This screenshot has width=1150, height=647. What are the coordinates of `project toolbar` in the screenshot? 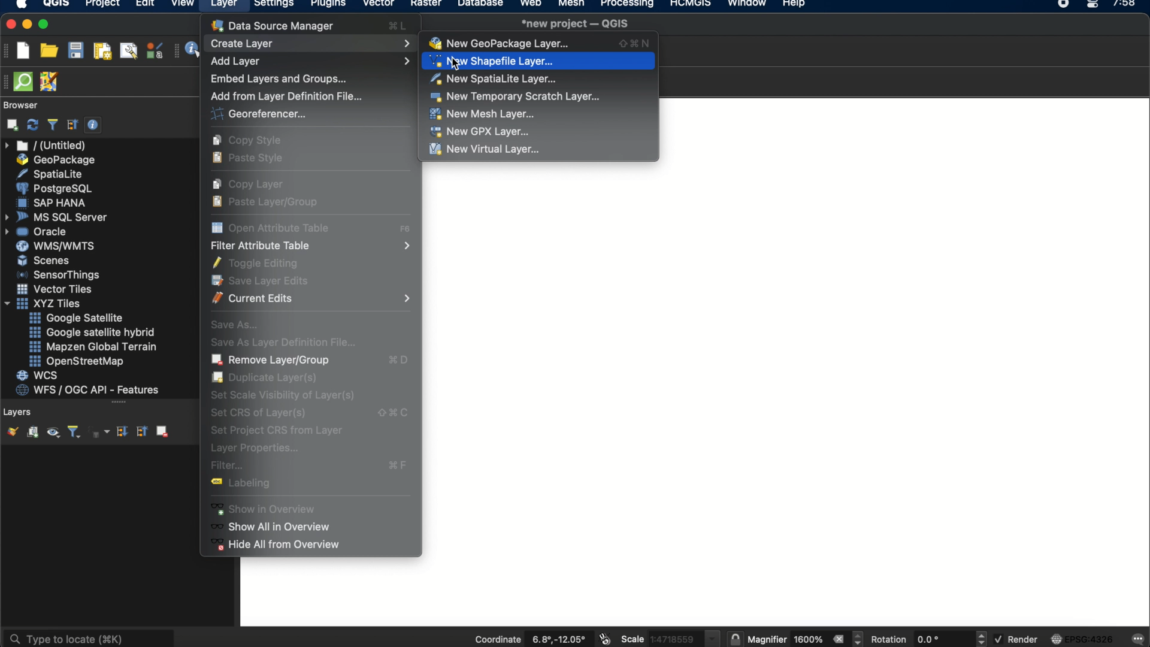 It's located at (7, 50).